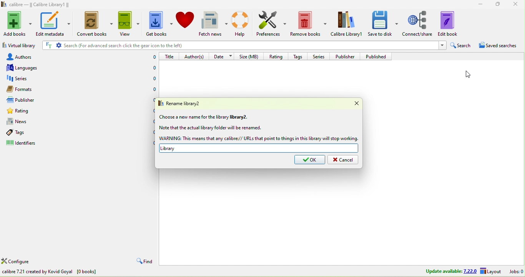 The height and width of the screenshot is (277, 525). I want to click on choose a new name for the library 2, so click(204, 117).